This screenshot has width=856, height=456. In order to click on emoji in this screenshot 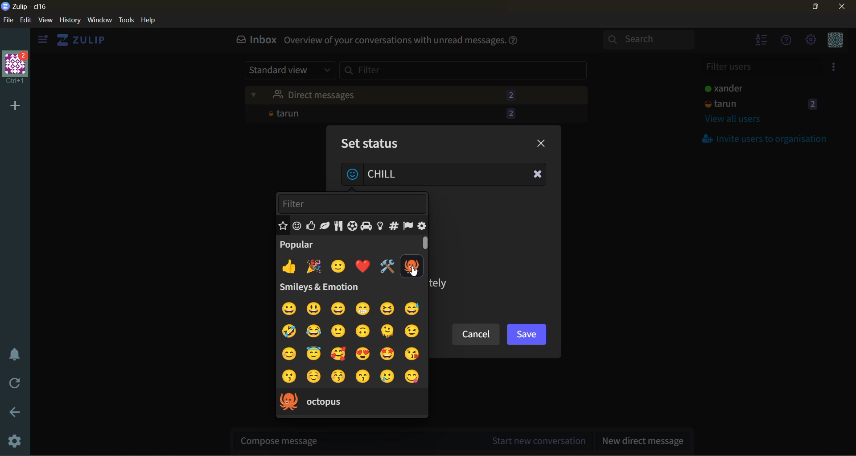, I will do `click(362, 309)`.